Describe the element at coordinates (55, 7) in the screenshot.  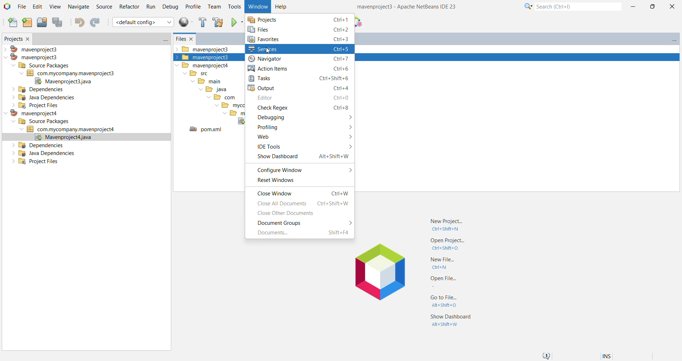
I see `View` at that location.